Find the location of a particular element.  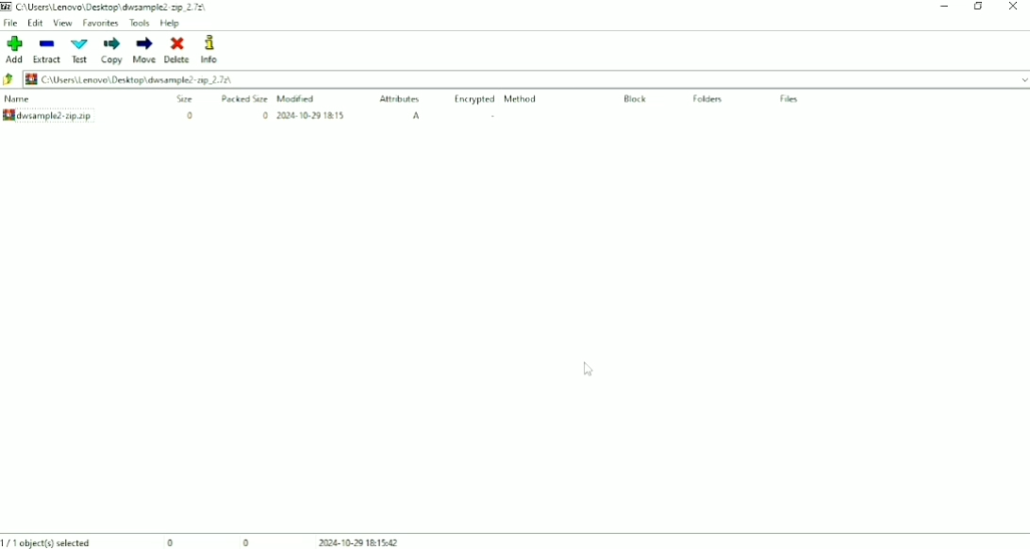

Favorites is located at coordinates (101, 23).